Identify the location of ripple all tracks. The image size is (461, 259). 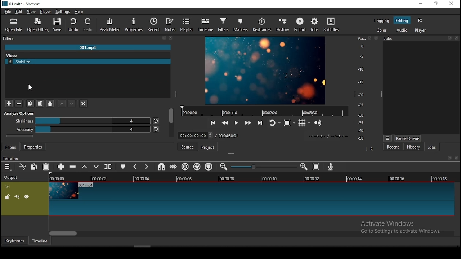
(198, 167).